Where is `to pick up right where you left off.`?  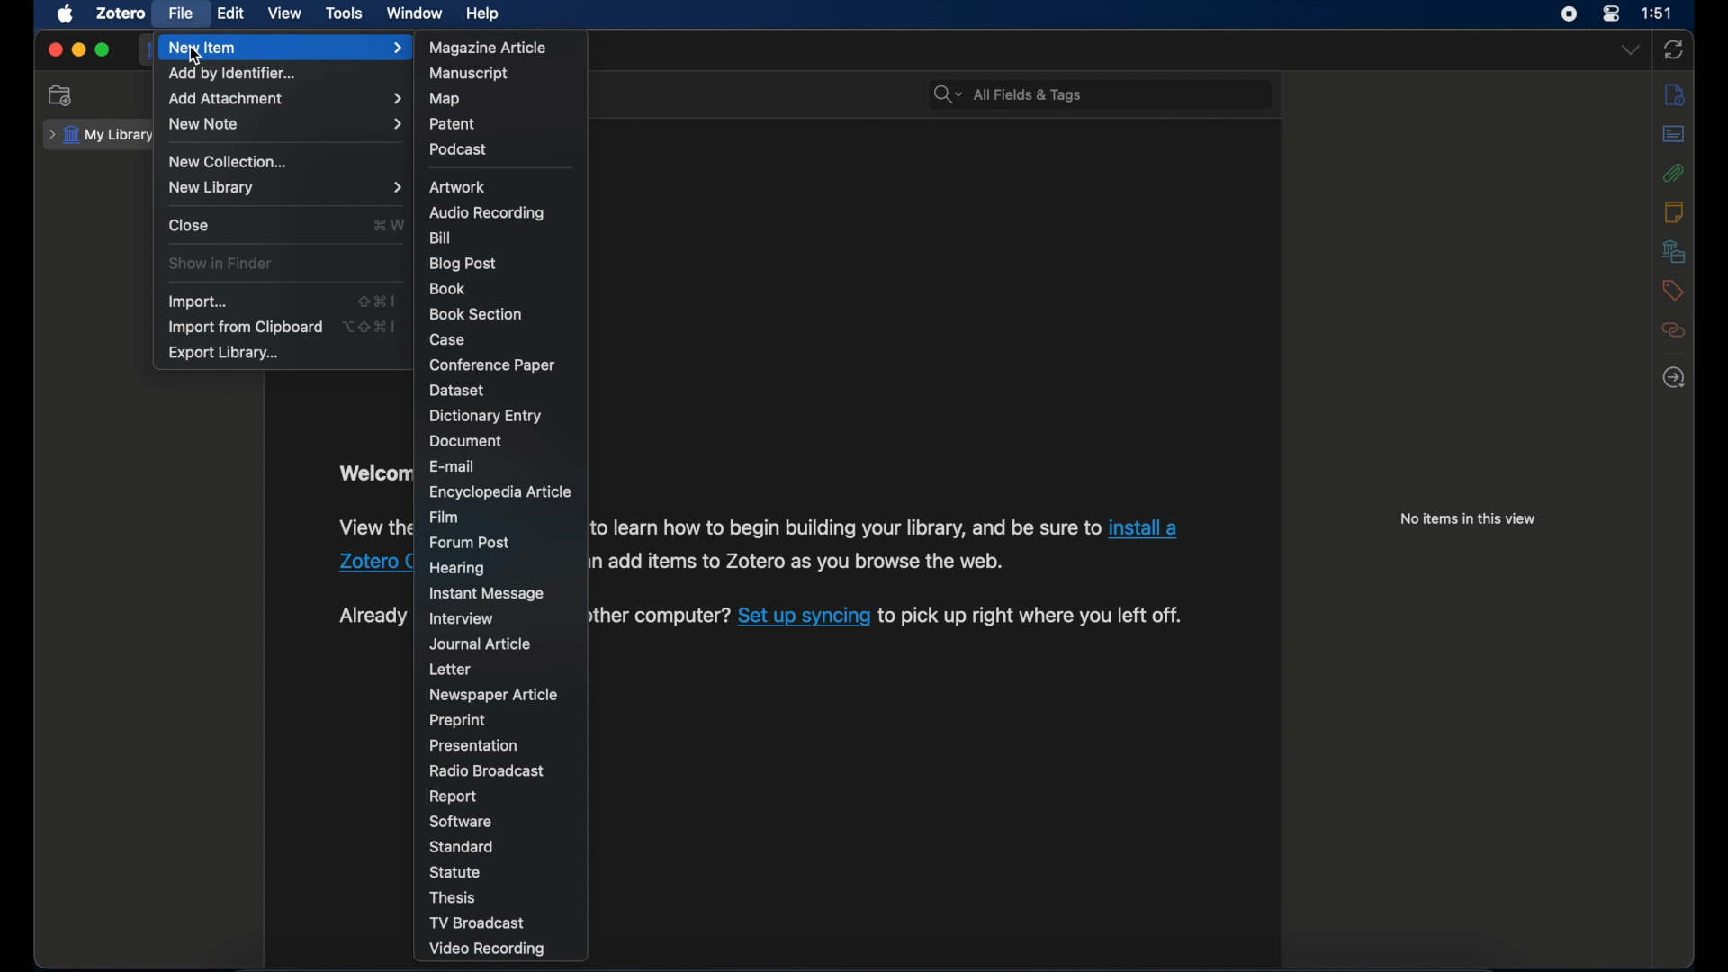
to pick up right where you left off. is located at coordinates (1034, 616).